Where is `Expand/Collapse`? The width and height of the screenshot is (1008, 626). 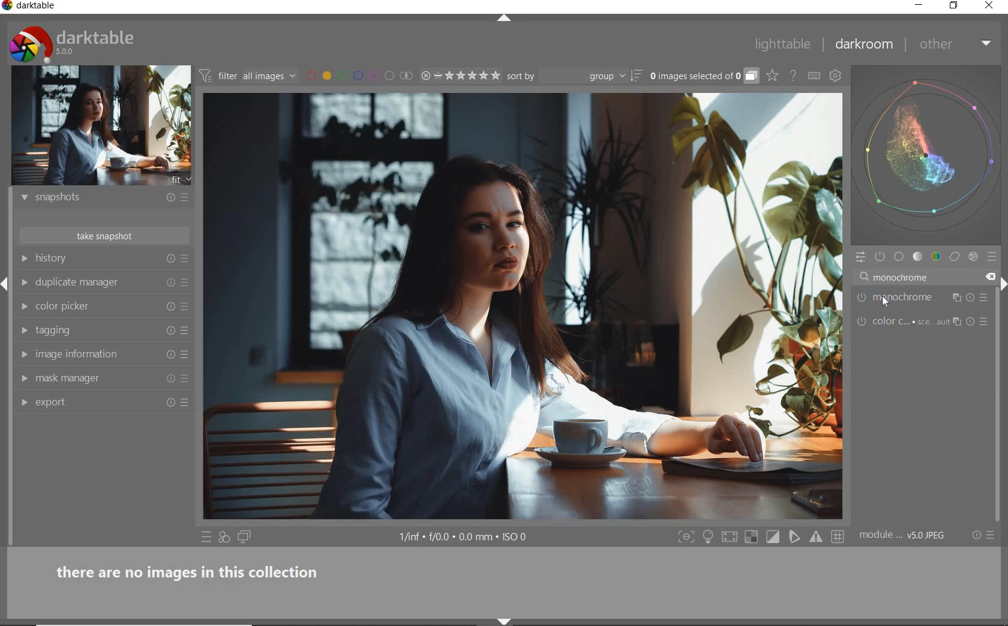 Expand/Collapse is located at coordinates (6, 281).